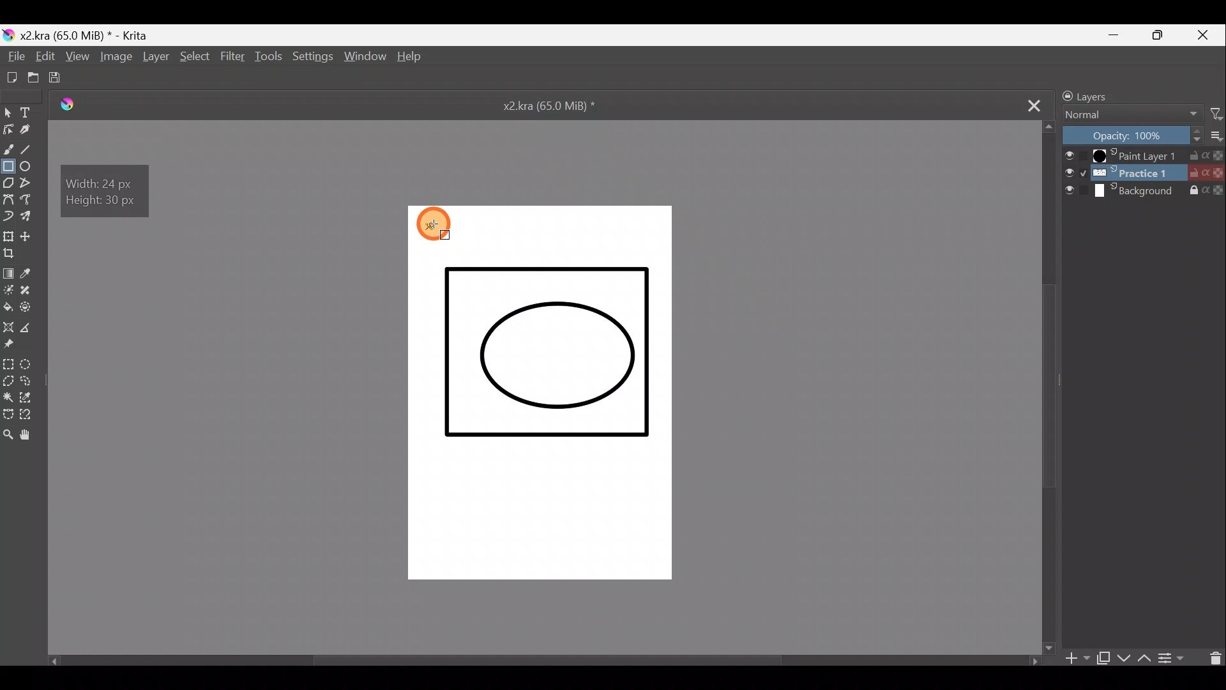 The height and width of the screenshot is (690, 1226). I want to click on Ellipse tool, so click(30, 169).